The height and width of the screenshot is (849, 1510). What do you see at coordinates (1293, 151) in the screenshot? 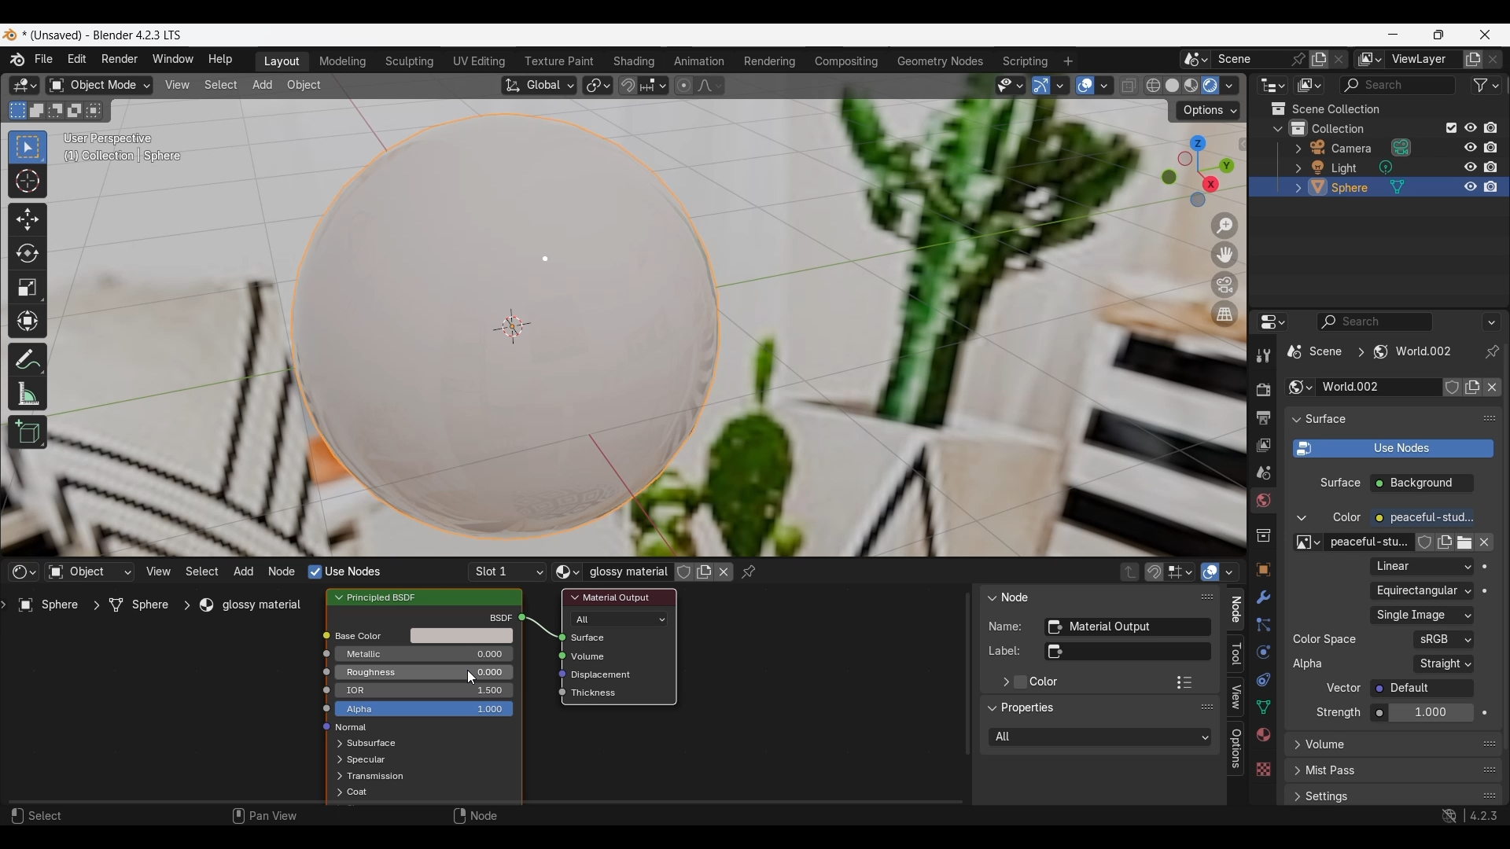
I see `Expand respective scenes` at bounding box center [1293, 151].